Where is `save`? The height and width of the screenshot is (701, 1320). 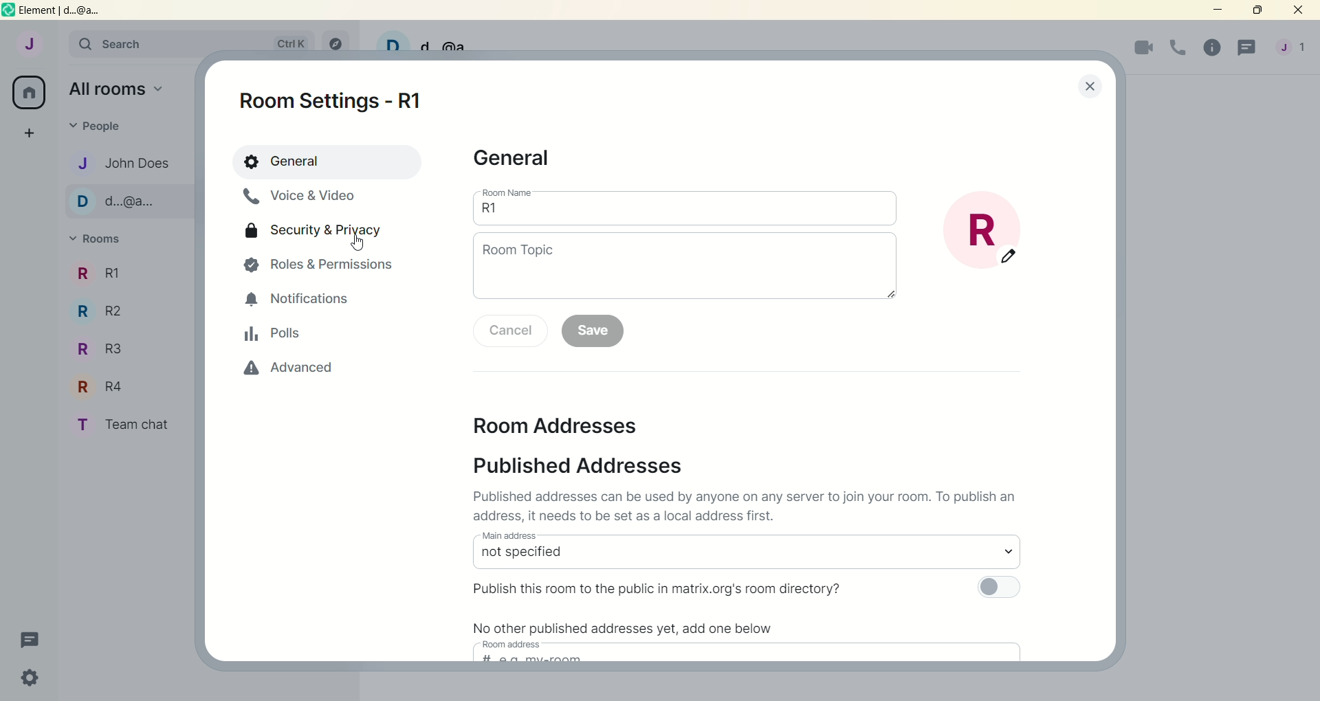
save is located at coordinates (595, 332).